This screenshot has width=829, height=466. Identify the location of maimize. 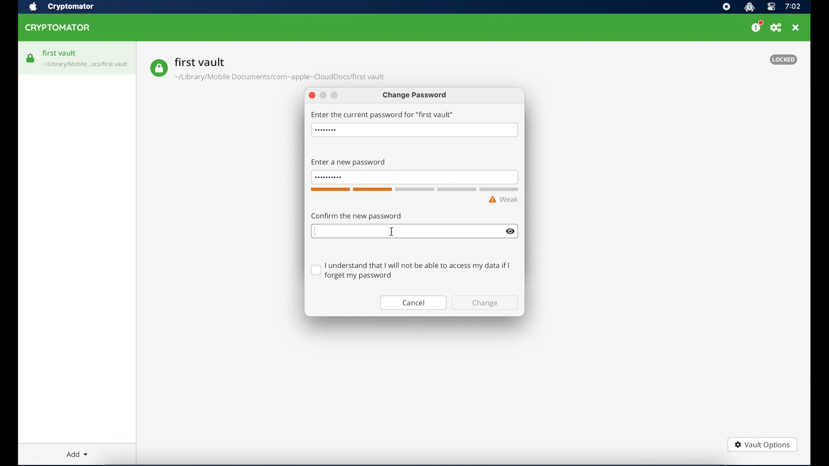
(334, 96).